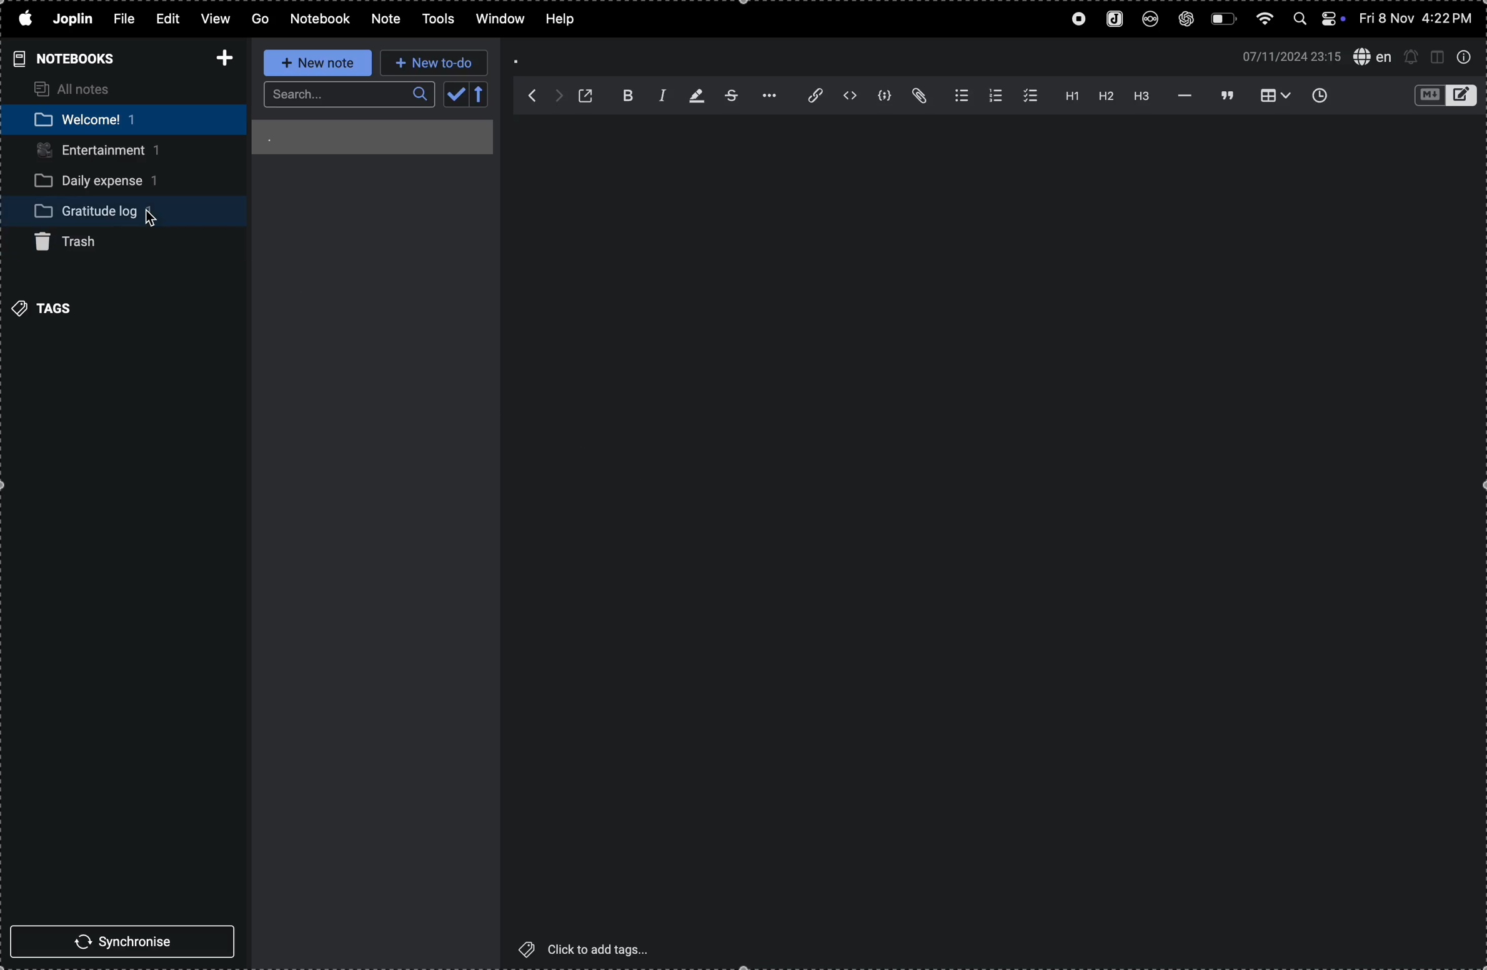 This screenshot has height=970, width=1487. I want to click on synchronise, so click(126, 942).